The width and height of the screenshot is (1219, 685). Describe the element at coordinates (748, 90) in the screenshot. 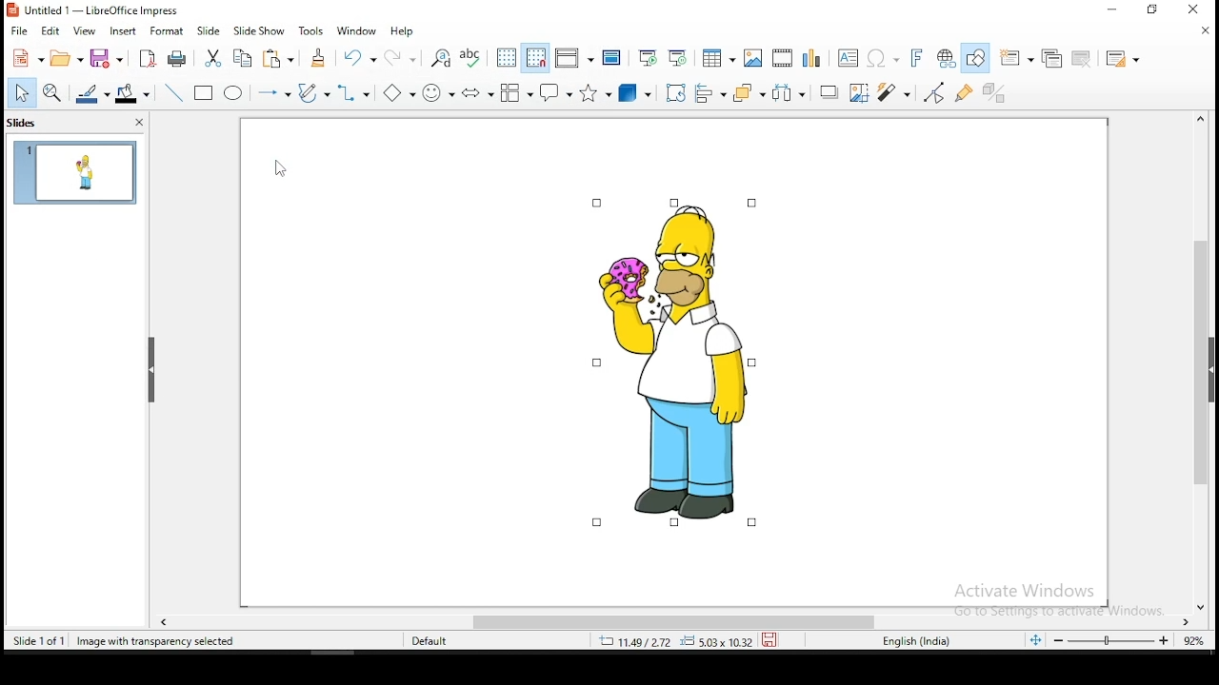

I see `arrange` at that location.